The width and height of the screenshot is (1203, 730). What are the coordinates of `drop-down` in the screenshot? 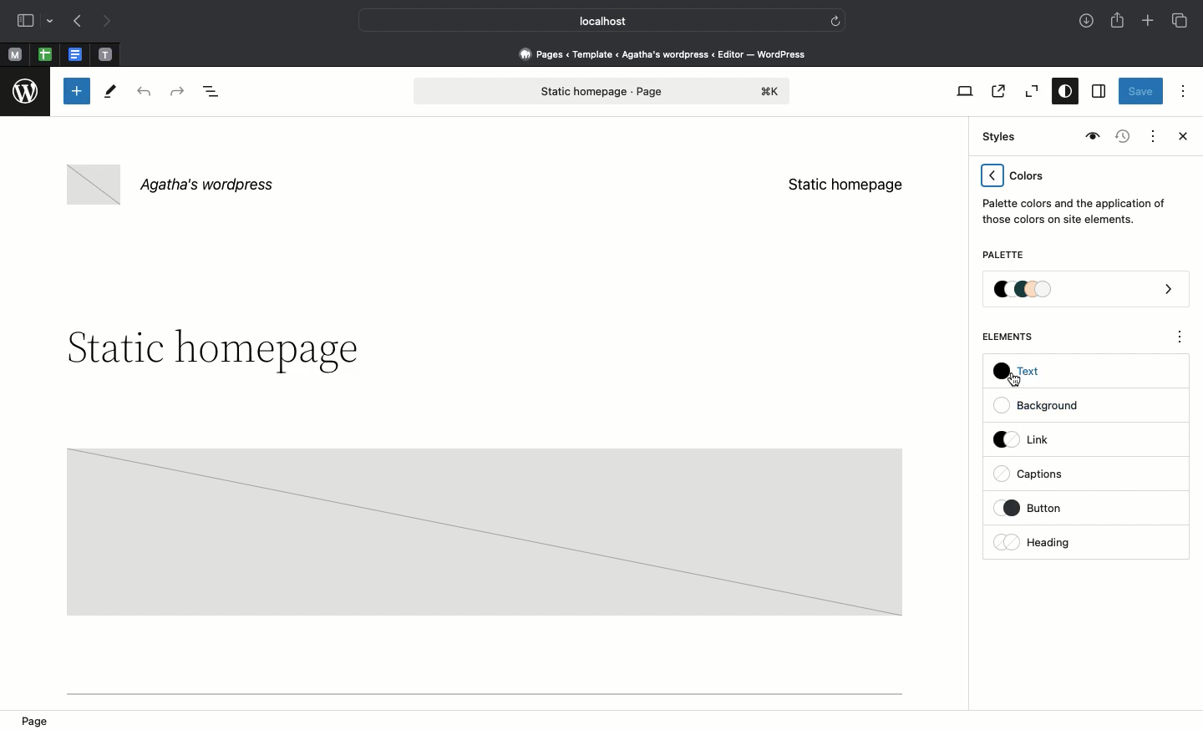 It's located at (53, 22).